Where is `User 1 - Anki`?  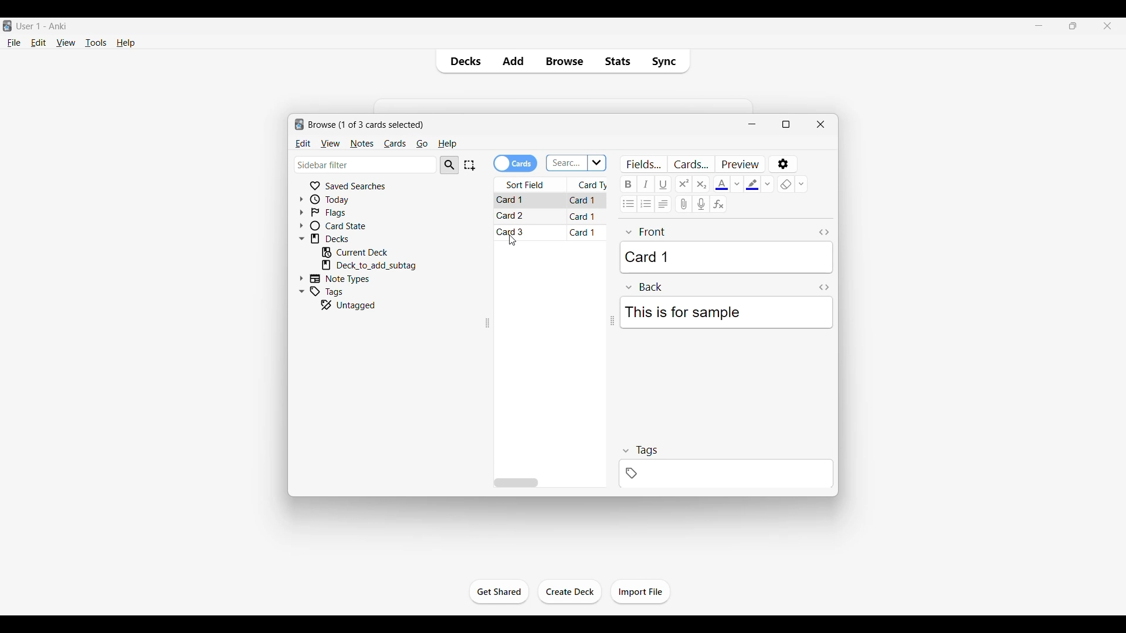
User 1 - Anki is located at coordinates (42, 25).